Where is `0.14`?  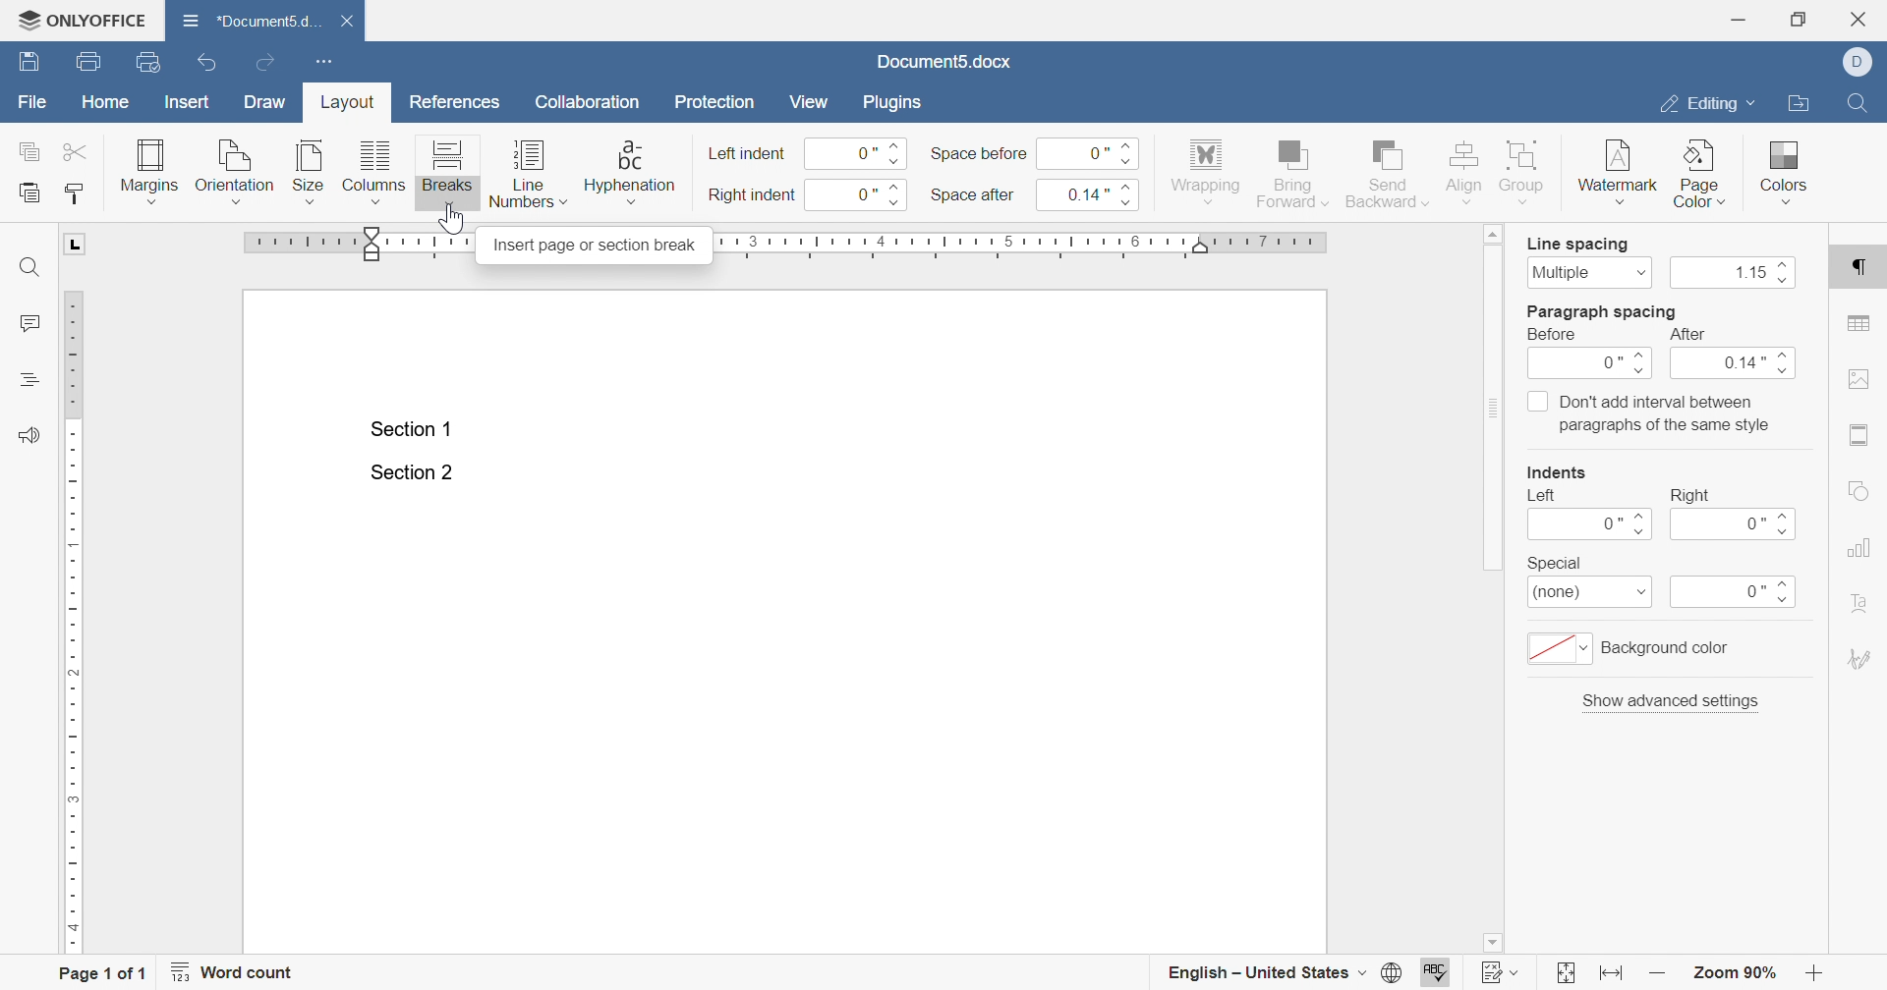
0.14 is located at coordinates (1738, 365).